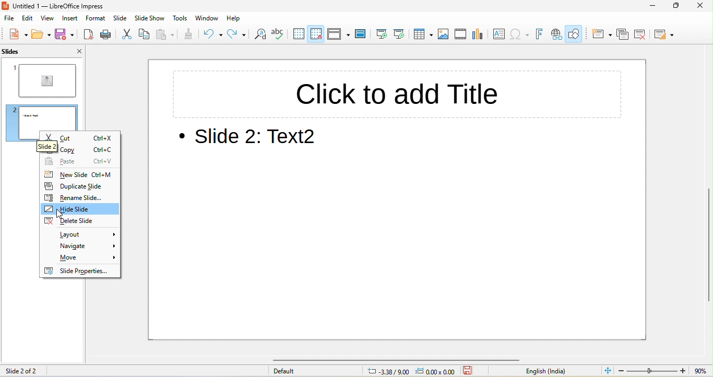 The image size is (713, 377). I want to click on ctrl+m, so click(103, 175).